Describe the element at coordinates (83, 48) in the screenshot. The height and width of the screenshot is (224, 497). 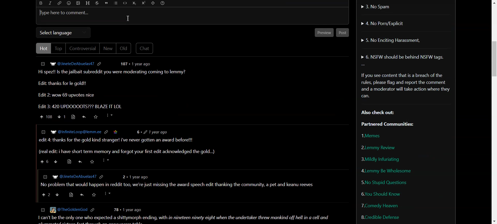
I see `Controversial` at that location.